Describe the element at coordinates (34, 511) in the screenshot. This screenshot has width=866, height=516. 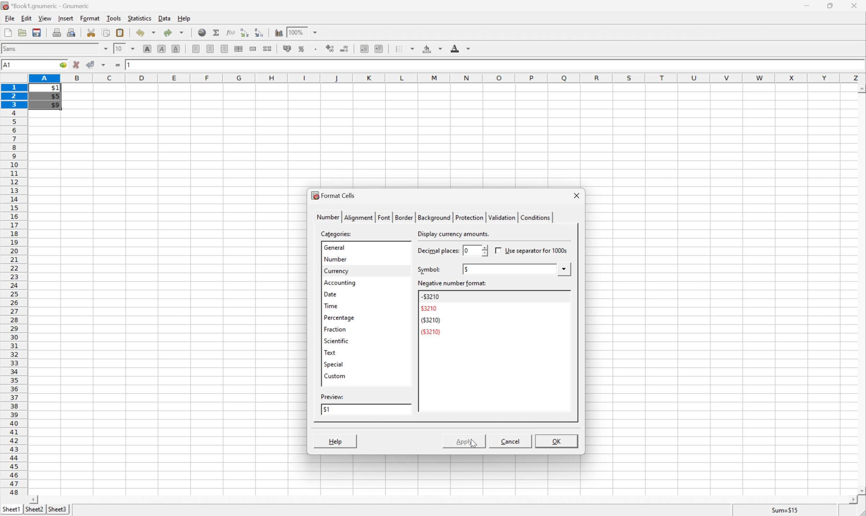
I see `sheet2` at that location.